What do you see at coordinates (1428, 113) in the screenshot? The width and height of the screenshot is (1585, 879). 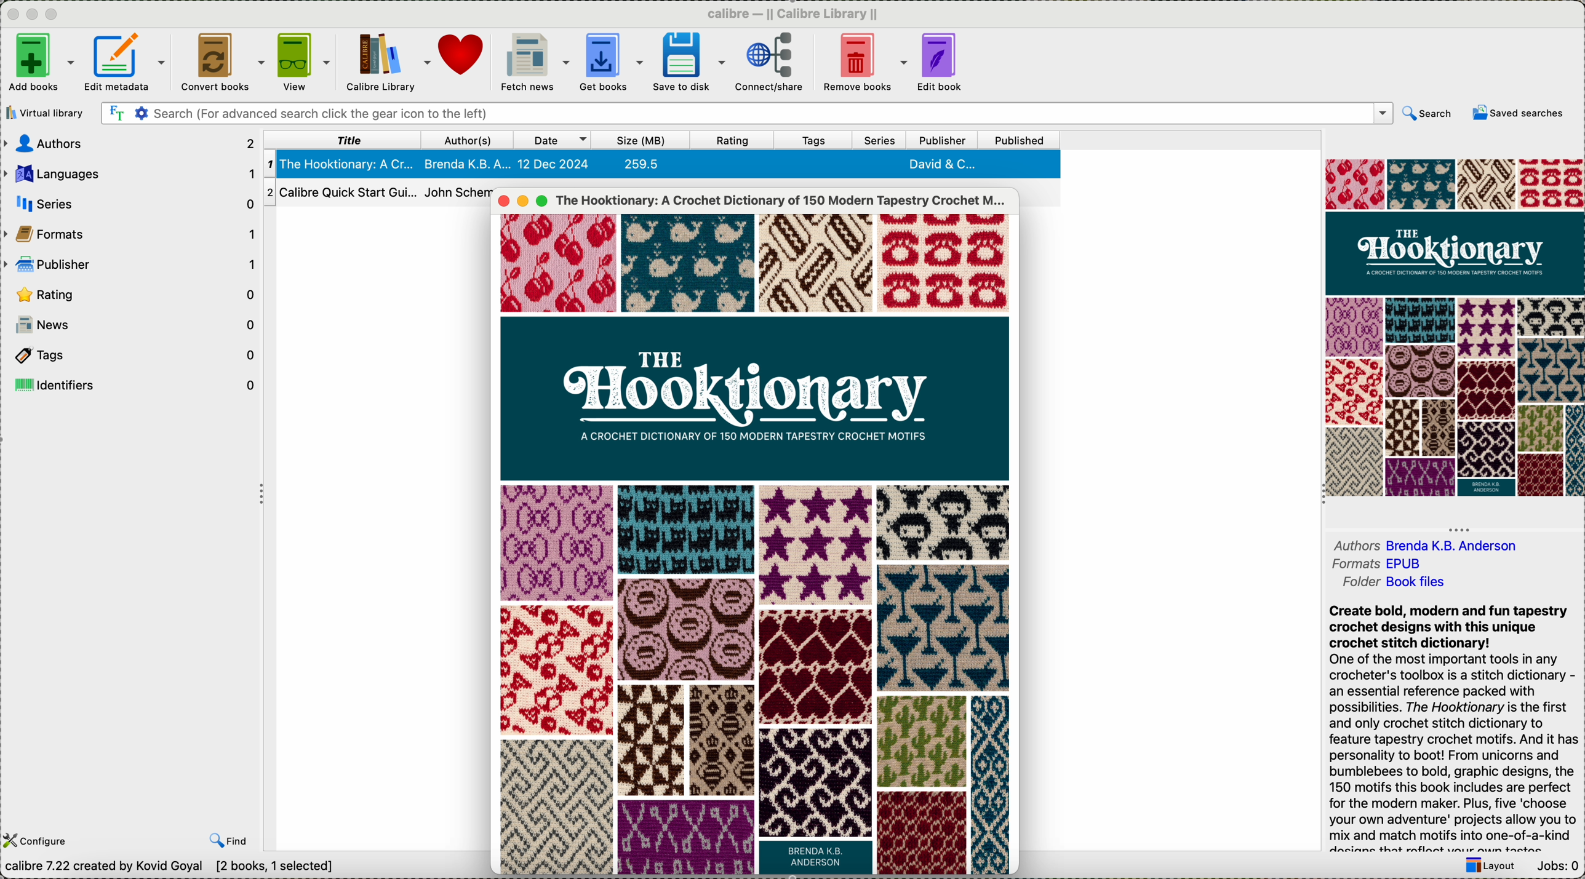 I see `search` at bounding box center [1428, 113].